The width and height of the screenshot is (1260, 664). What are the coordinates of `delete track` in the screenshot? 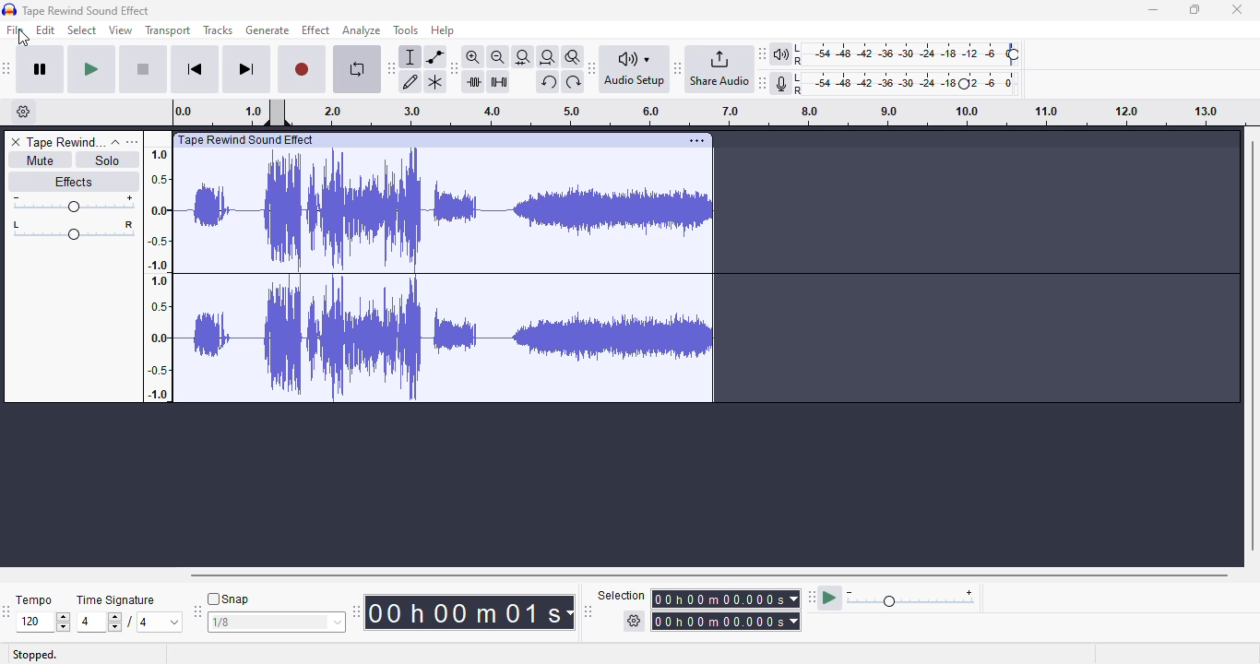 It's located at (14, 142).